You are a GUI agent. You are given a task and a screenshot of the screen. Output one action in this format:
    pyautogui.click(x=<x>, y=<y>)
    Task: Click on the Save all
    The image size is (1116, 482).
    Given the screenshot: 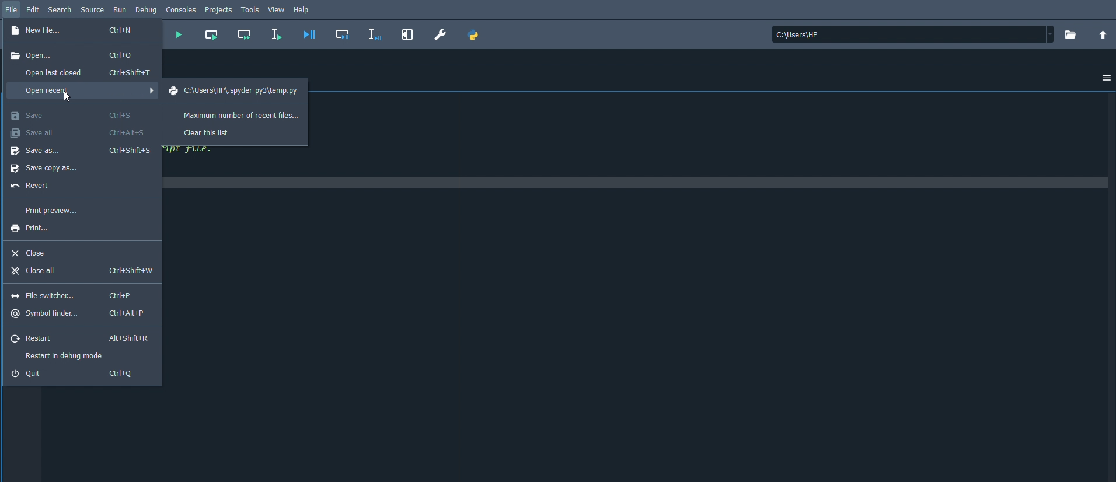 What is the action you would take?
    pyautogui.click(x=78, y=131)
    